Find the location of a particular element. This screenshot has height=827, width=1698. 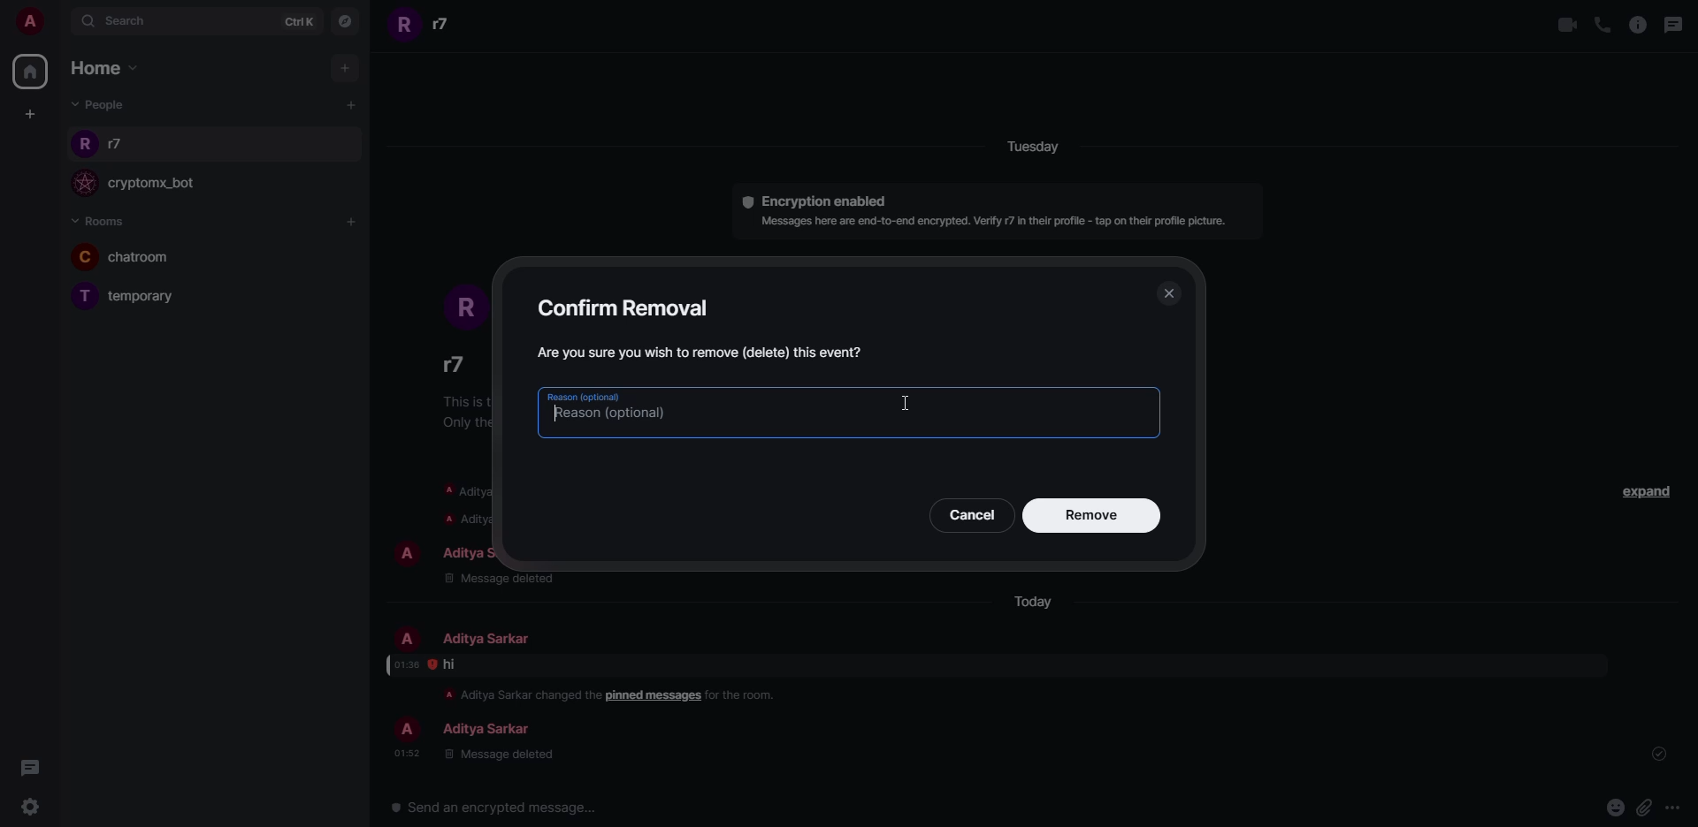

profile is located at coordinates (405, 554).